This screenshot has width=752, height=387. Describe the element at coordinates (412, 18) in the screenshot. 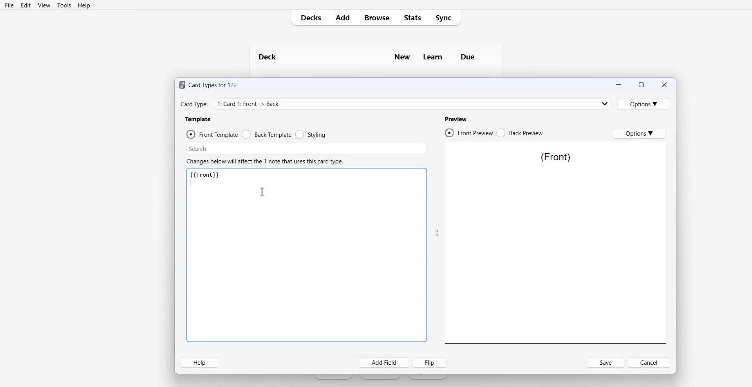

I see `Stats` at that location.